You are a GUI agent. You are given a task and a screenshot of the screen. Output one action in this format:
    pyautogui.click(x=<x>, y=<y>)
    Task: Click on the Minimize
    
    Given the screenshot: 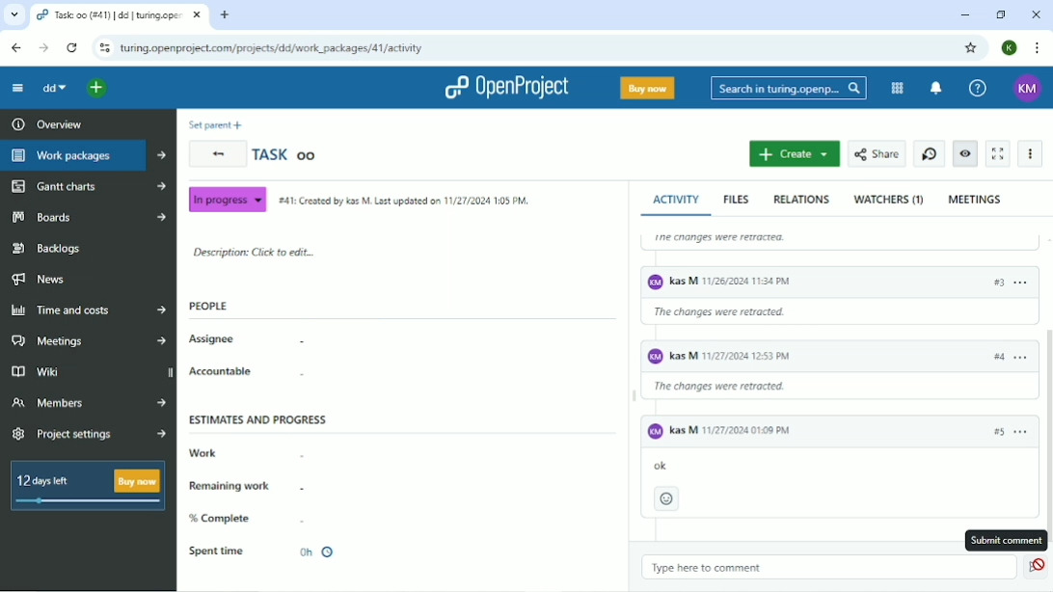 What is the action you would take?
    pyautogui.click(x=963, y=15)
    